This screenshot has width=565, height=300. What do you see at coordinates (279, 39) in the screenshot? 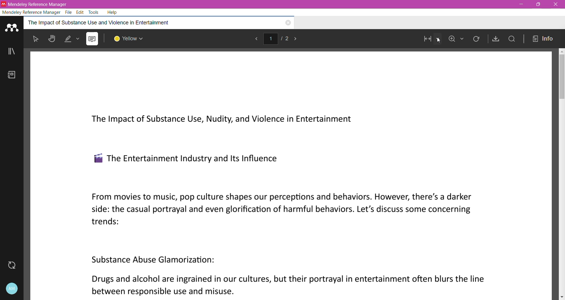
I see `Current Page/Total Number of Pages` at bounding box center [279, 39].